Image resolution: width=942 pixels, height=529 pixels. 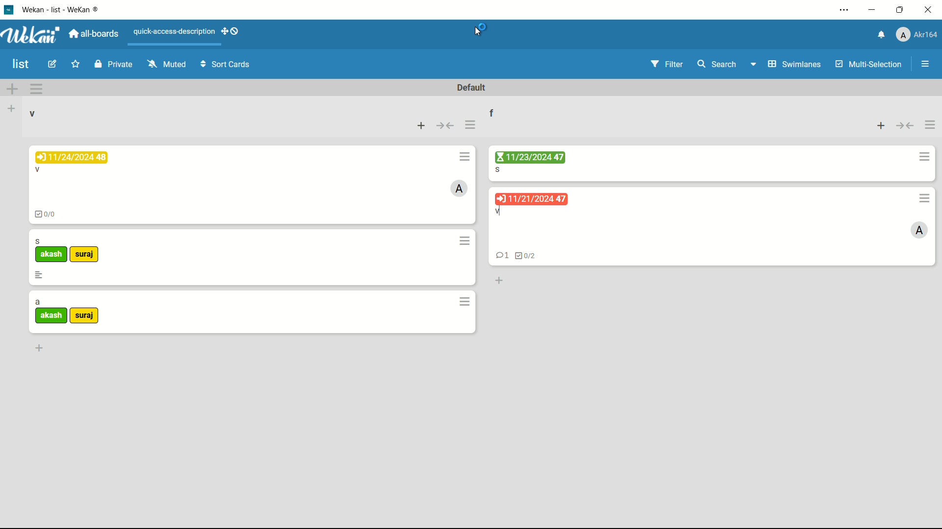 What do you see at coordinates (529, 157) in the screenshot?
I see `start date is det` at bounding box center [529, 157].